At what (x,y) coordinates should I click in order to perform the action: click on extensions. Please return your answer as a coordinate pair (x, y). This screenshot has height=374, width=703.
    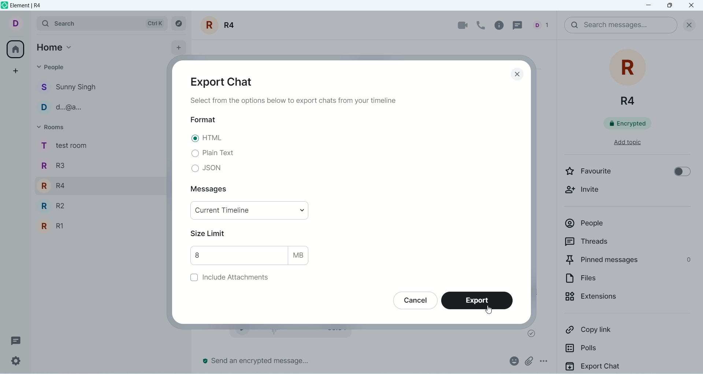
    Looking at the image, I should click on (617, 299).